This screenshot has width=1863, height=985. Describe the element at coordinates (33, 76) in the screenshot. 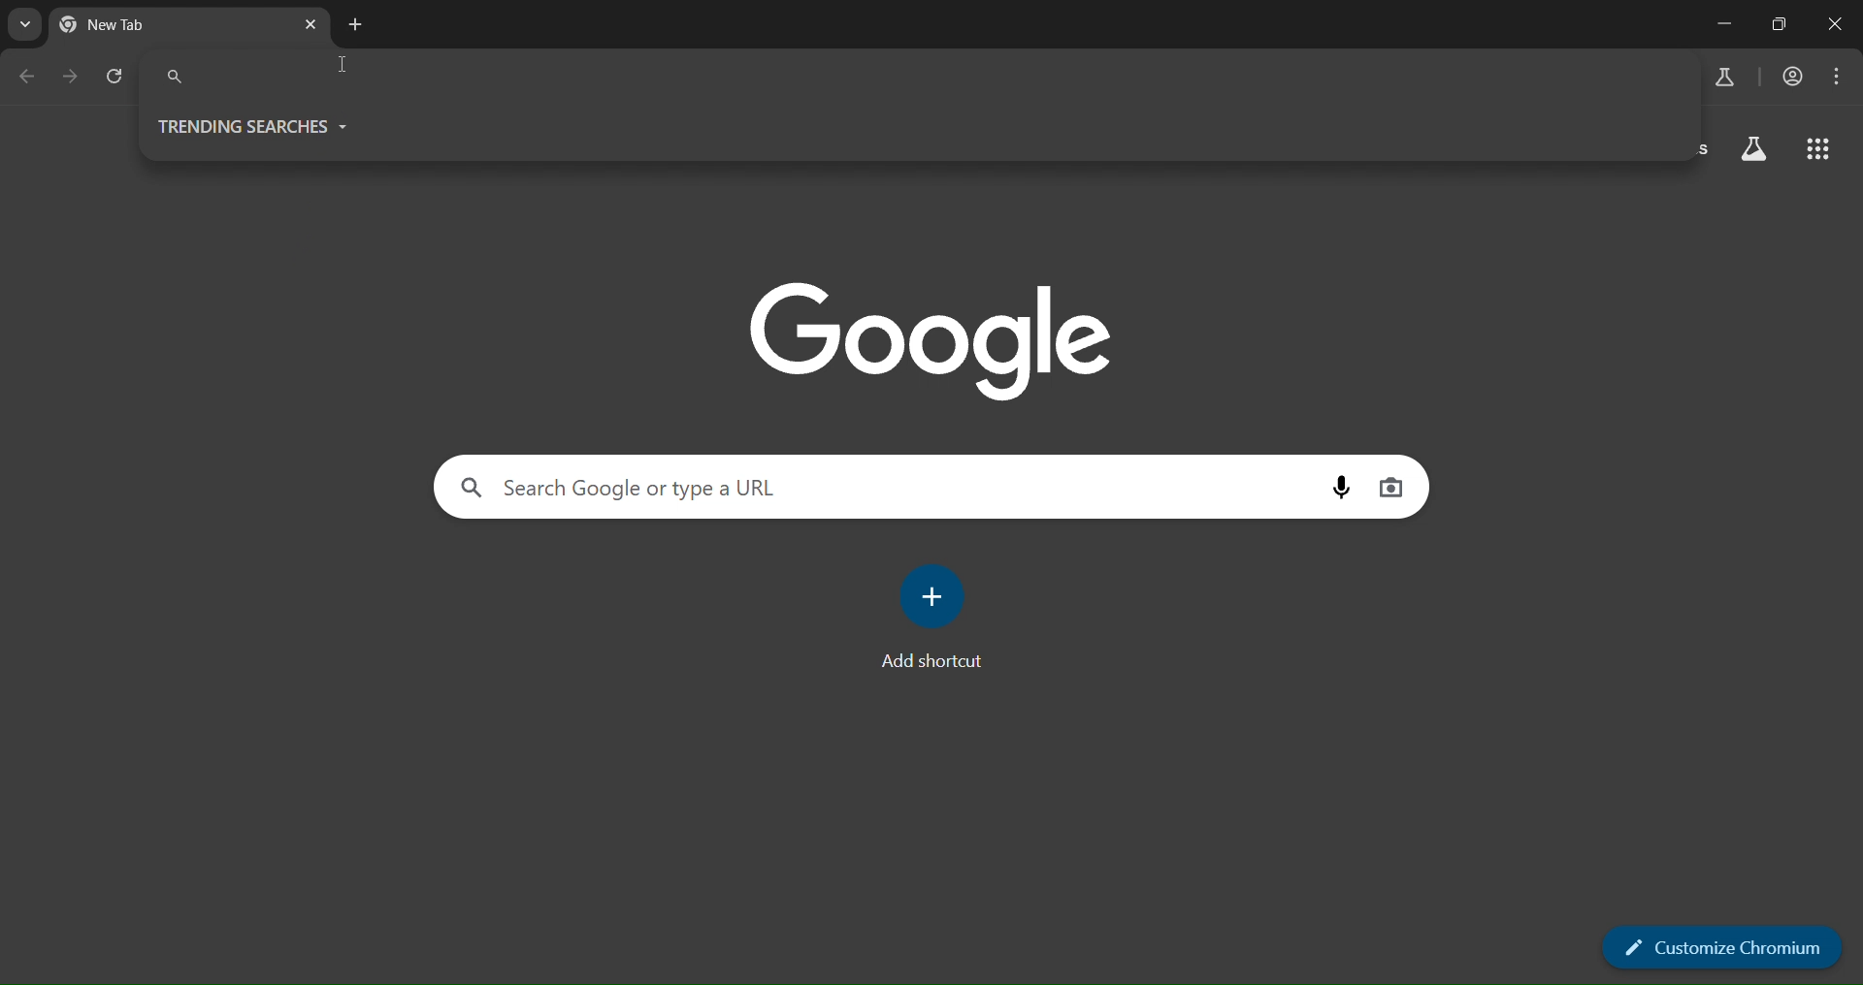

I see `go back one page` at that location.